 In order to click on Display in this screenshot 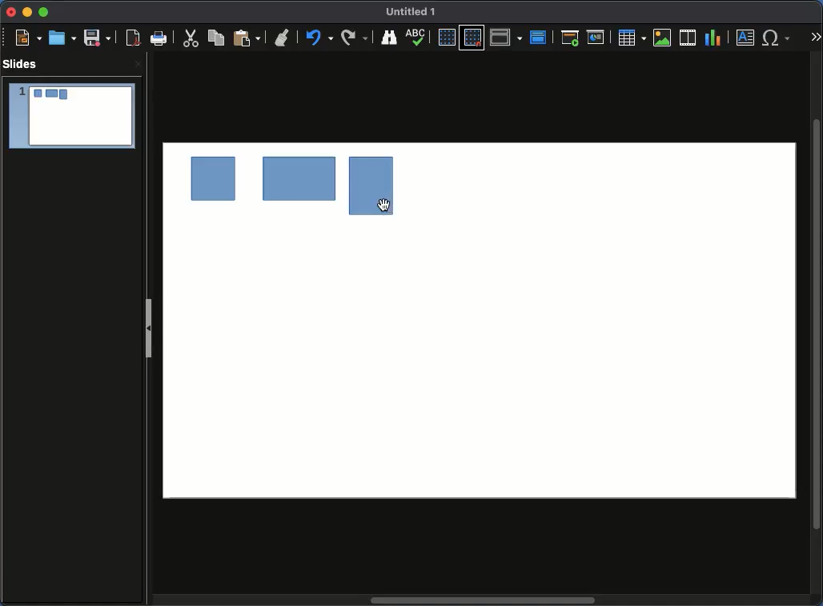, I will do `click(420, 38)`.